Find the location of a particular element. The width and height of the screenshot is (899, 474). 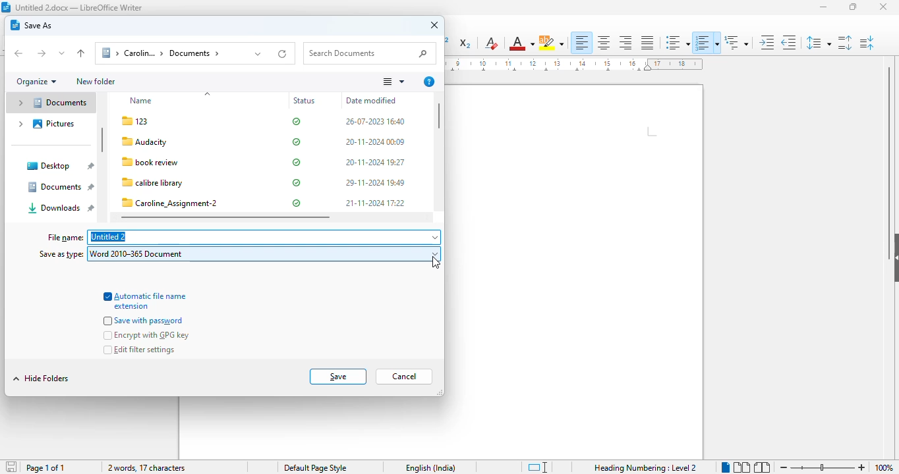

vertical scroll bar is located at coordinates (102, 140).